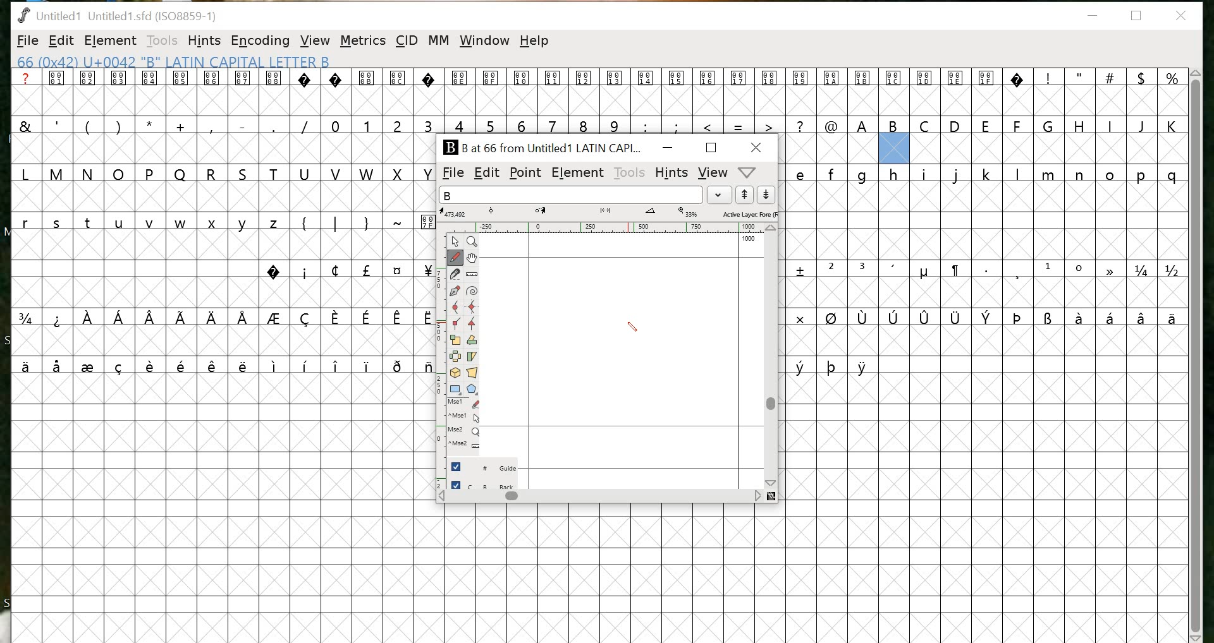 The width and height of the screenshot is (1214, 643). Describe the element at coordinates (613, 344) in the screenshot. I see `drawing space` at that location.